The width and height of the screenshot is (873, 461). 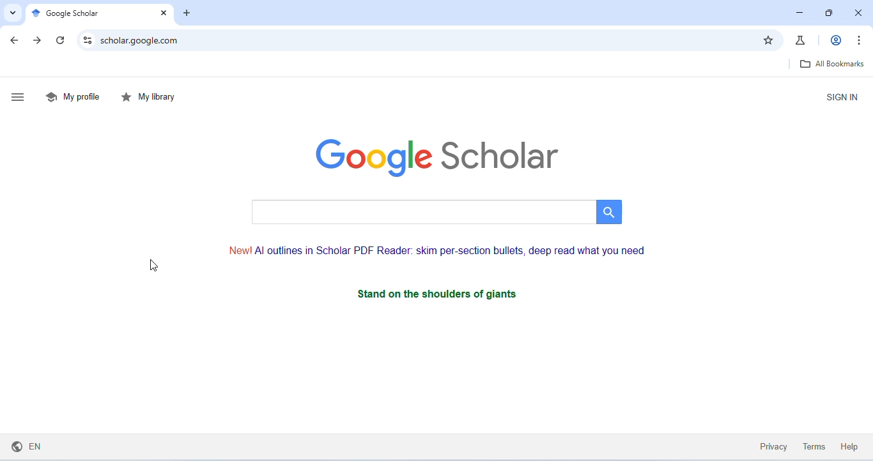 What do you see at coordinates (849, 446) in the screenshot?
I see `help` at bounding box center [849, 446].